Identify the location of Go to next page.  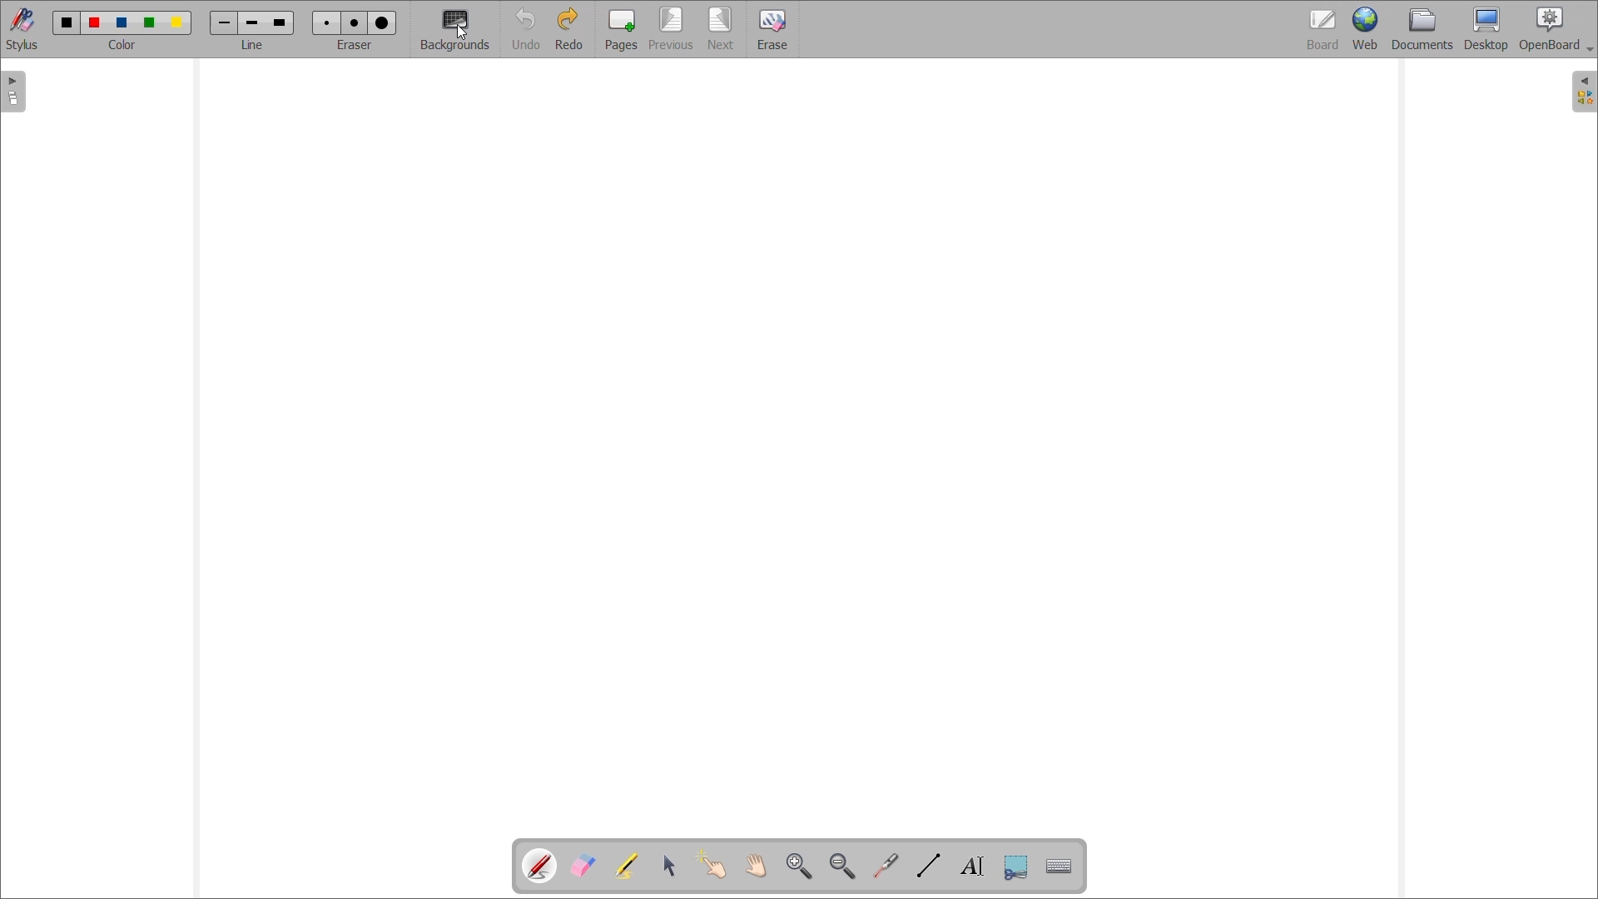
(722, 30).